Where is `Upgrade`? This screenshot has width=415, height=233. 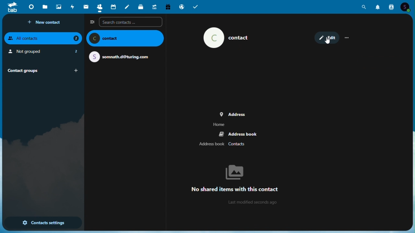 Upgrade is located at coordinates (154, 6).